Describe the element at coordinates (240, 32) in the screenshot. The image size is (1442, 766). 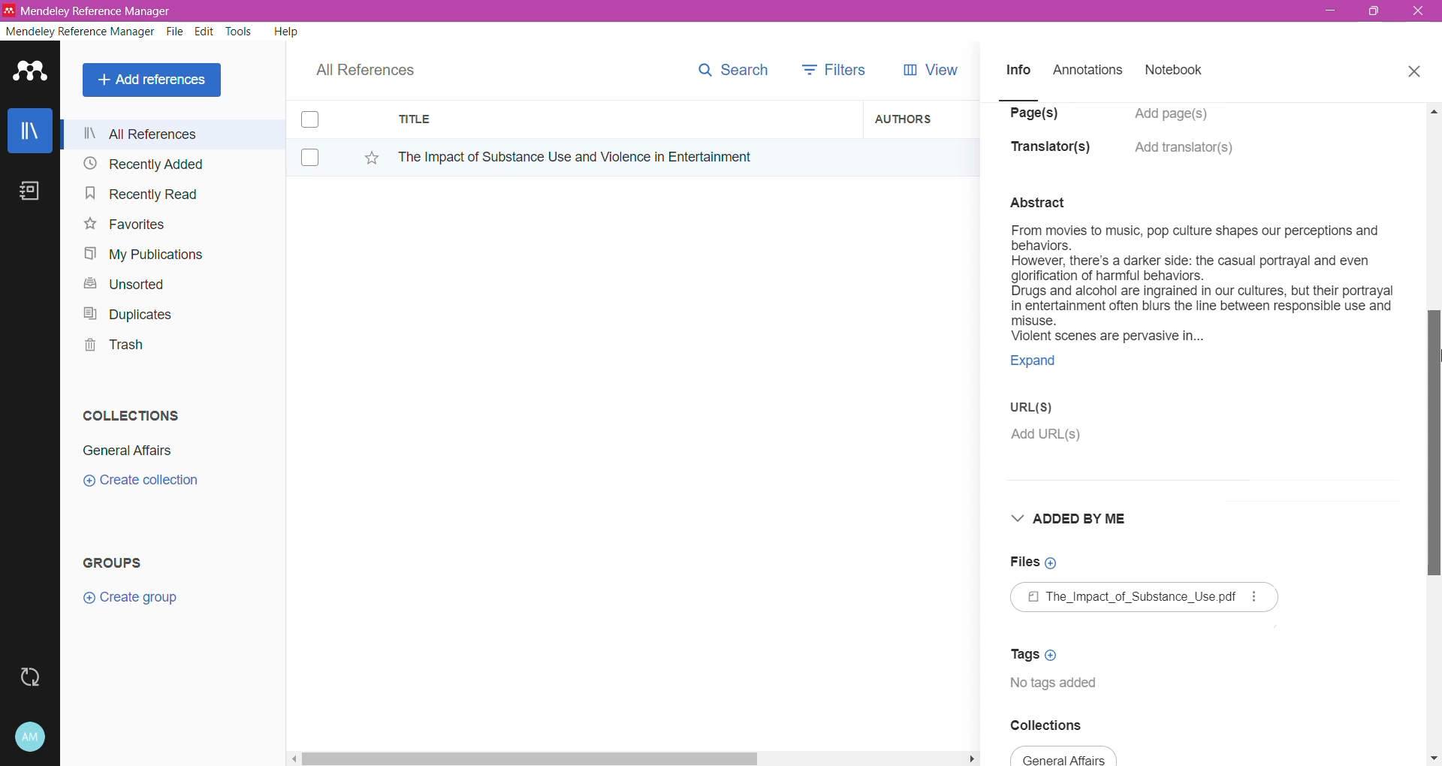
I see `Tools` at that location.